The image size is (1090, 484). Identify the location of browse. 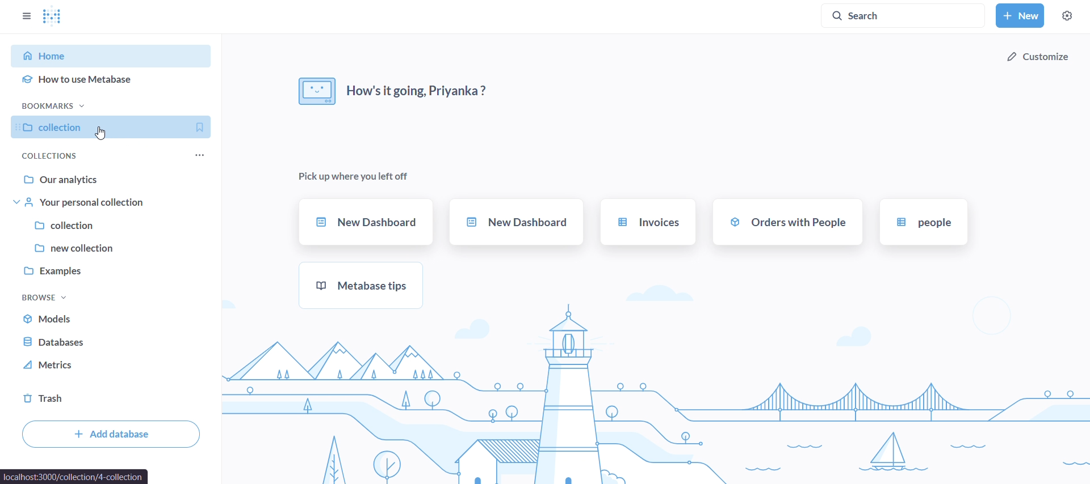
(52, 298).